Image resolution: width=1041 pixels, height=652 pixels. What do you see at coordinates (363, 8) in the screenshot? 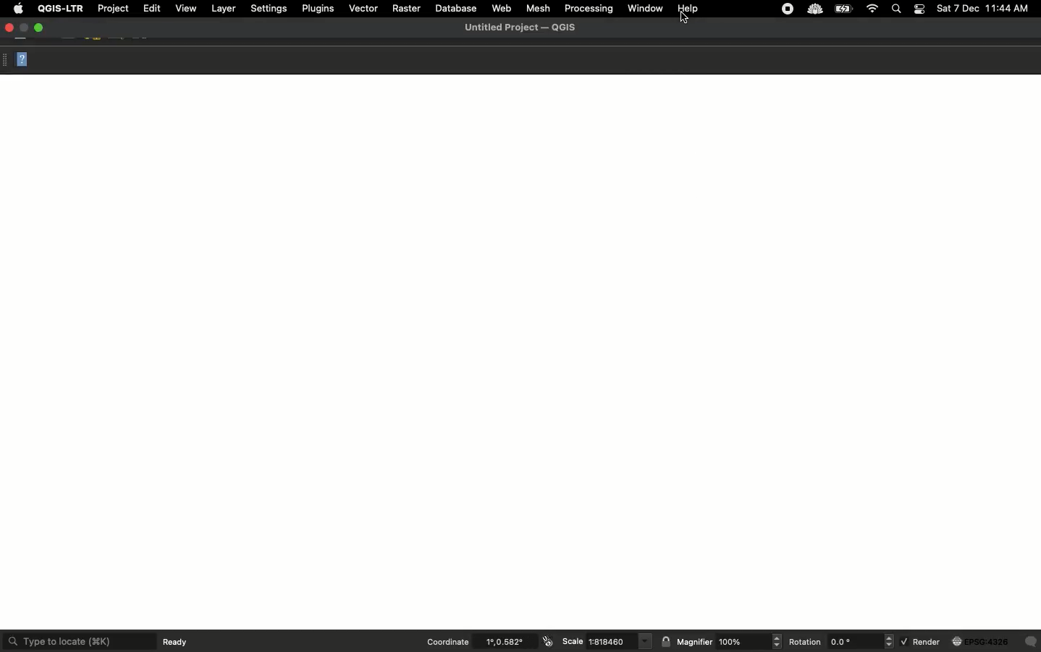
I see `Vector` at bounding box center [363, 8].